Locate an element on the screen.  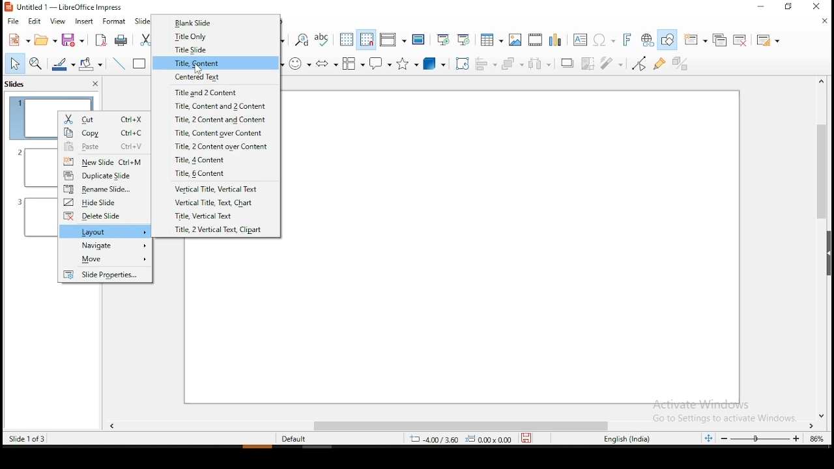
default is located at coordinates (297, 439).